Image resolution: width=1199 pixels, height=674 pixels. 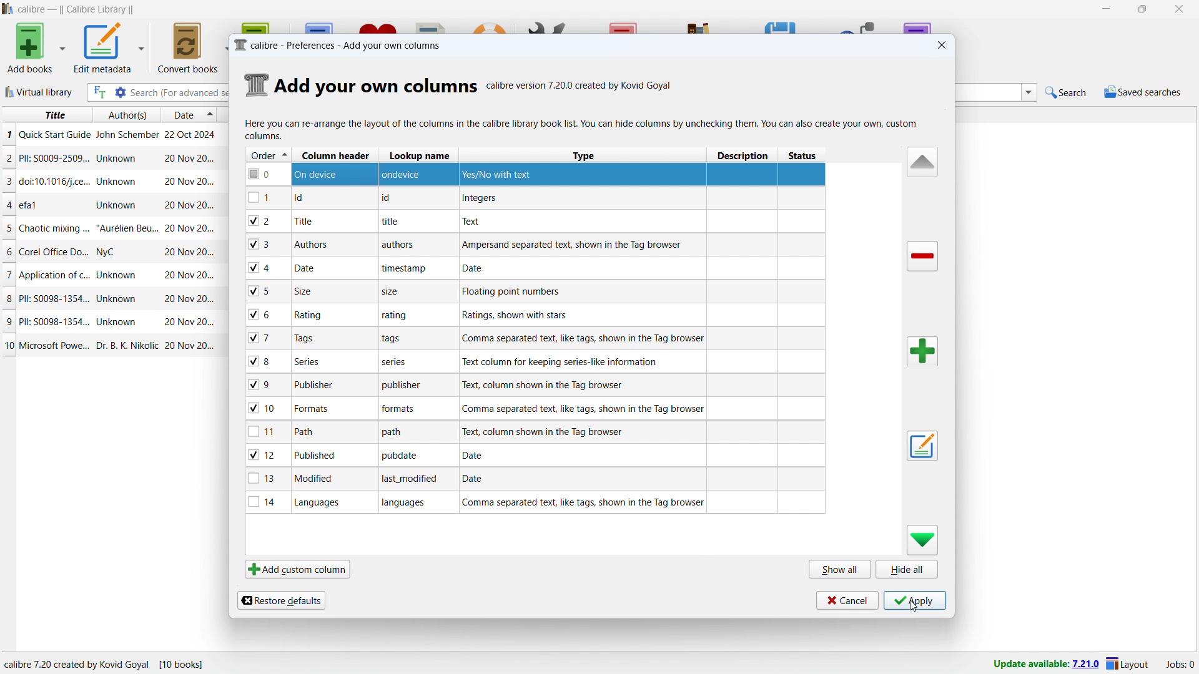 What do you see at coordinates (1104, 9) in the screenshot?
I see `minimize` at bounding box center [1104, 9].